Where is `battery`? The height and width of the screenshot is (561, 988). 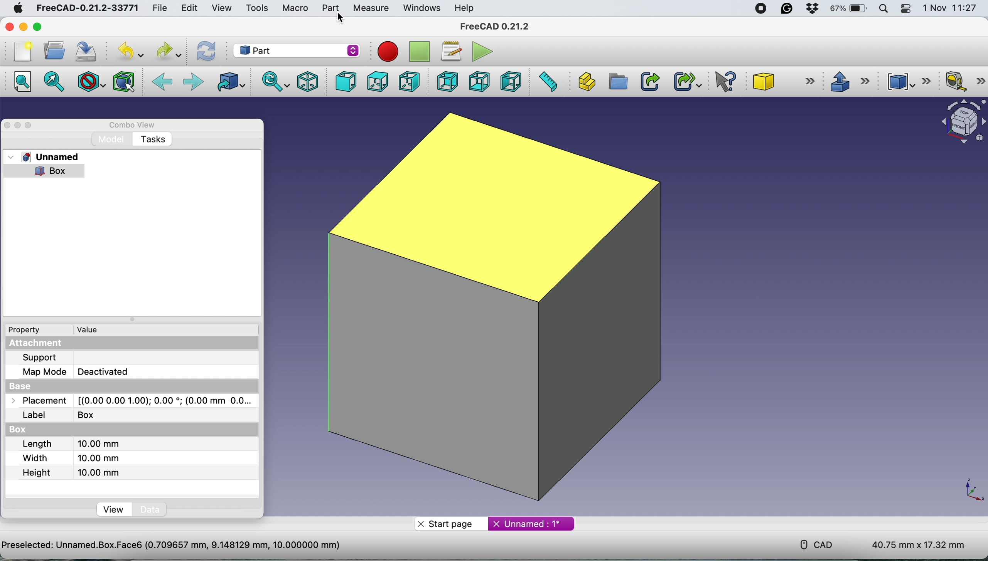
battery is located at coordinates (849, 10).